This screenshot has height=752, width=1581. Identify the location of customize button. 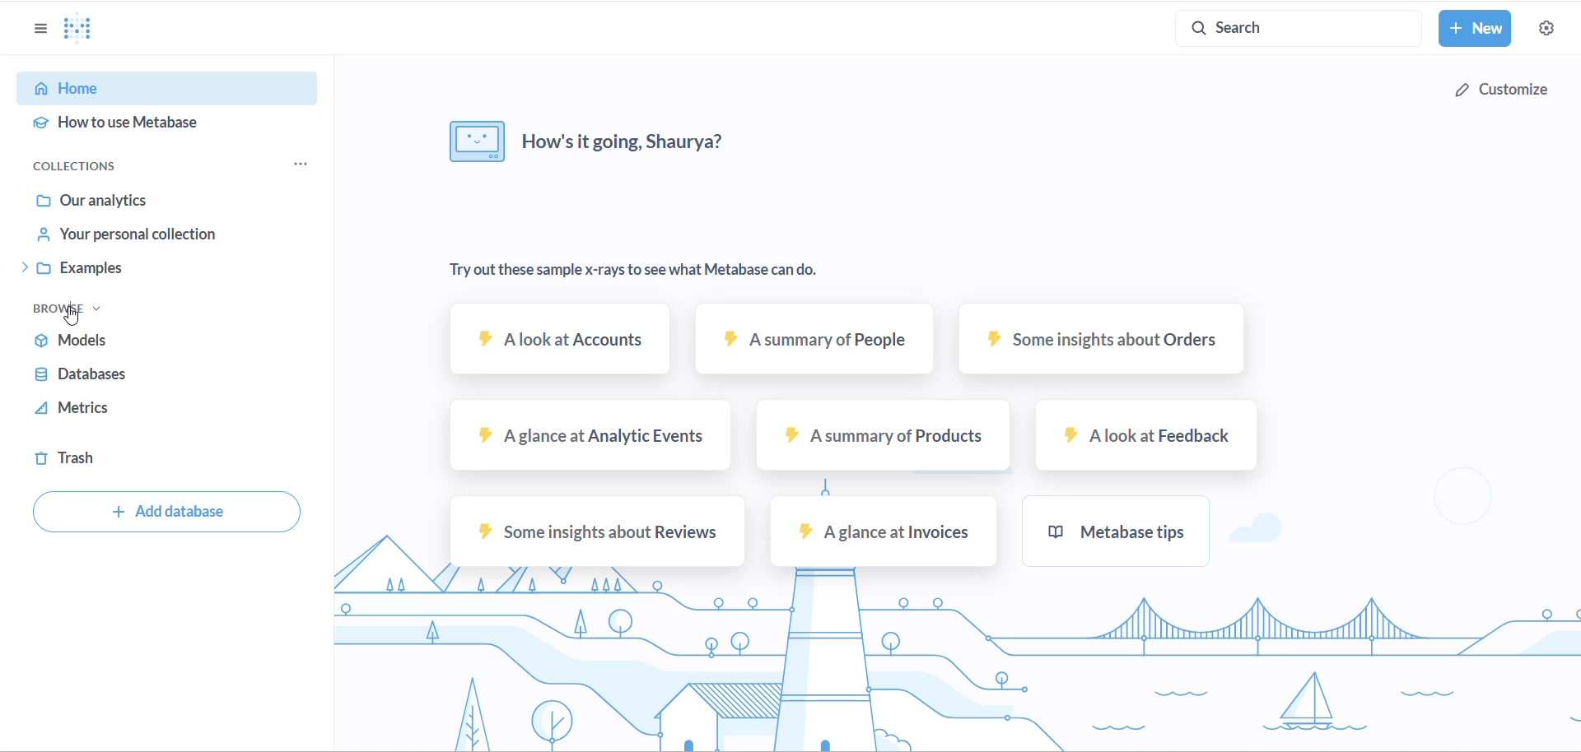
(1513, 90).